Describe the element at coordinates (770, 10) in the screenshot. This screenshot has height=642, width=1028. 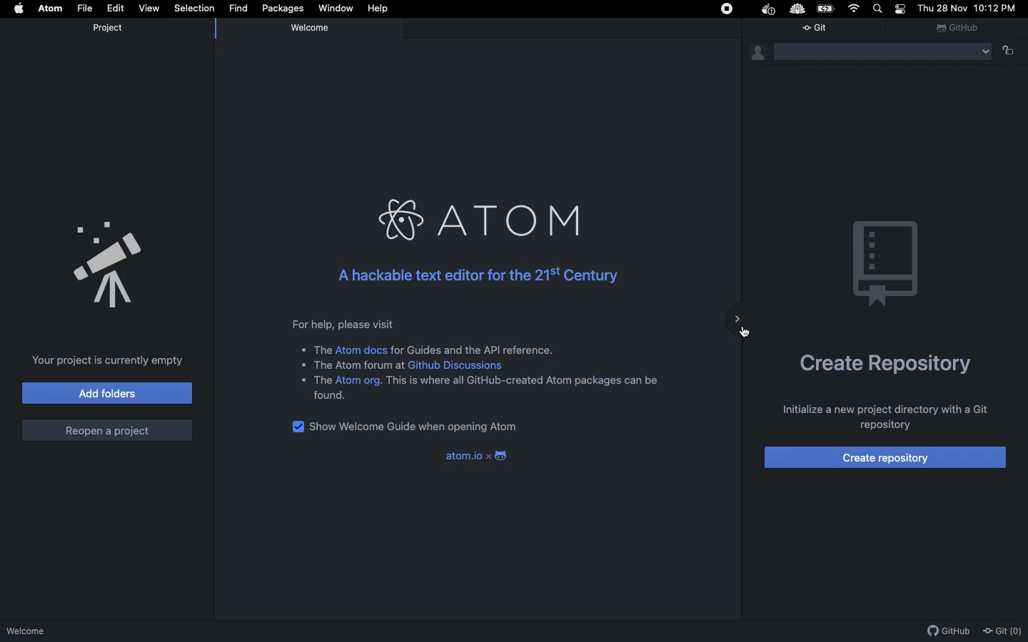
I see `Docker Extension` at that location.